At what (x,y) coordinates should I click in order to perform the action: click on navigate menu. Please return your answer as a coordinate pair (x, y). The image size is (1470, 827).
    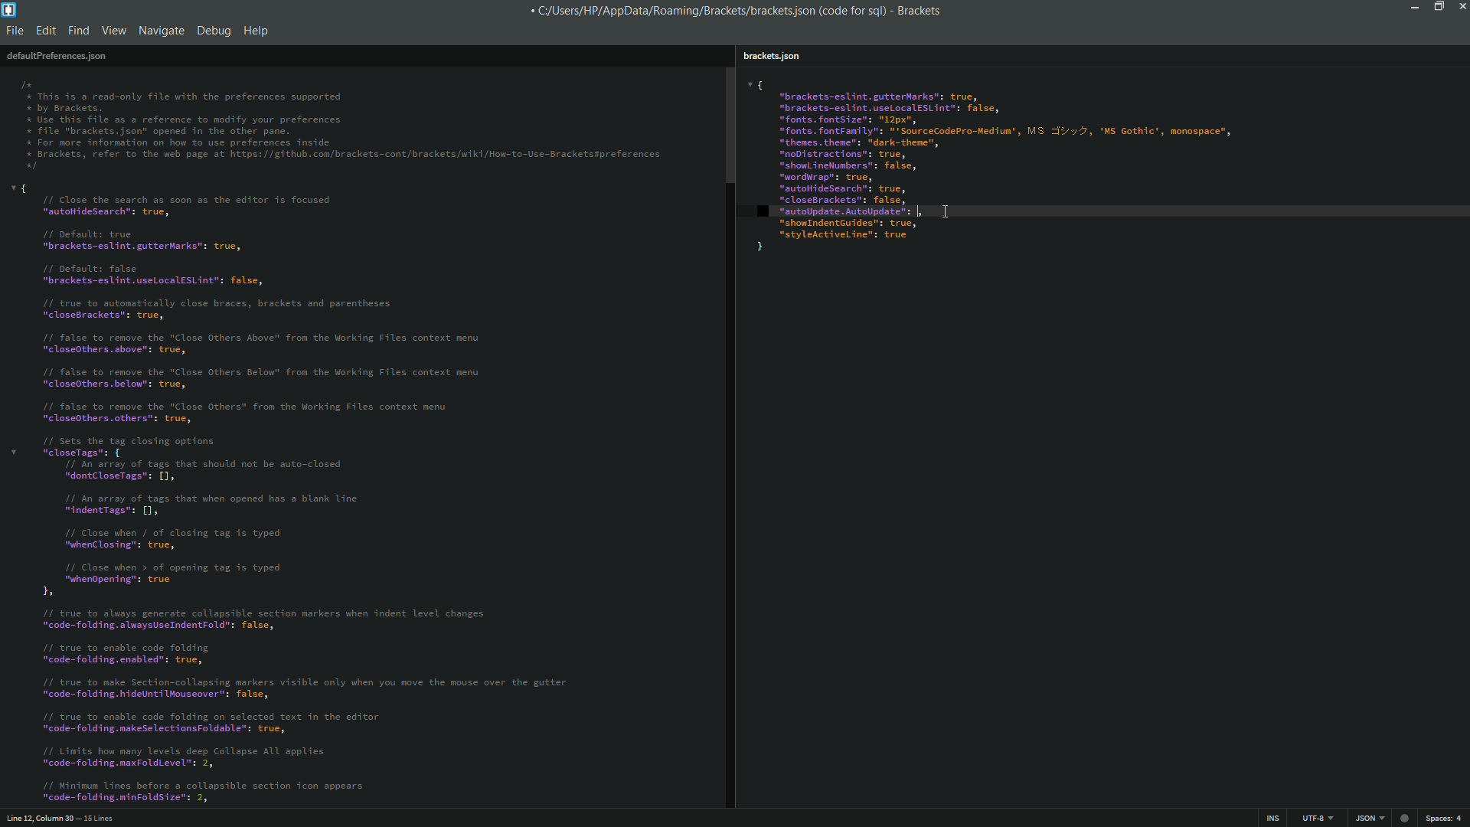
    Looking at the image, I should click on (160, 31).